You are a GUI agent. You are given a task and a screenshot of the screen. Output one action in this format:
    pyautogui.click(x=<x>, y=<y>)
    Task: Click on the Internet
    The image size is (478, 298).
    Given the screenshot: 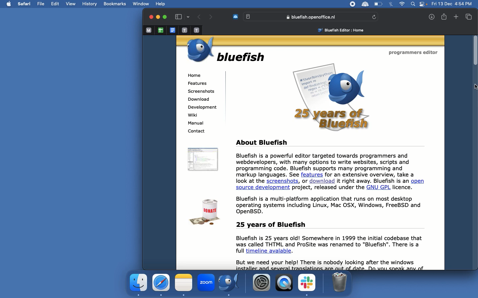 What is the action you would take?
    pyautogui.click(x=402, y=4)
    